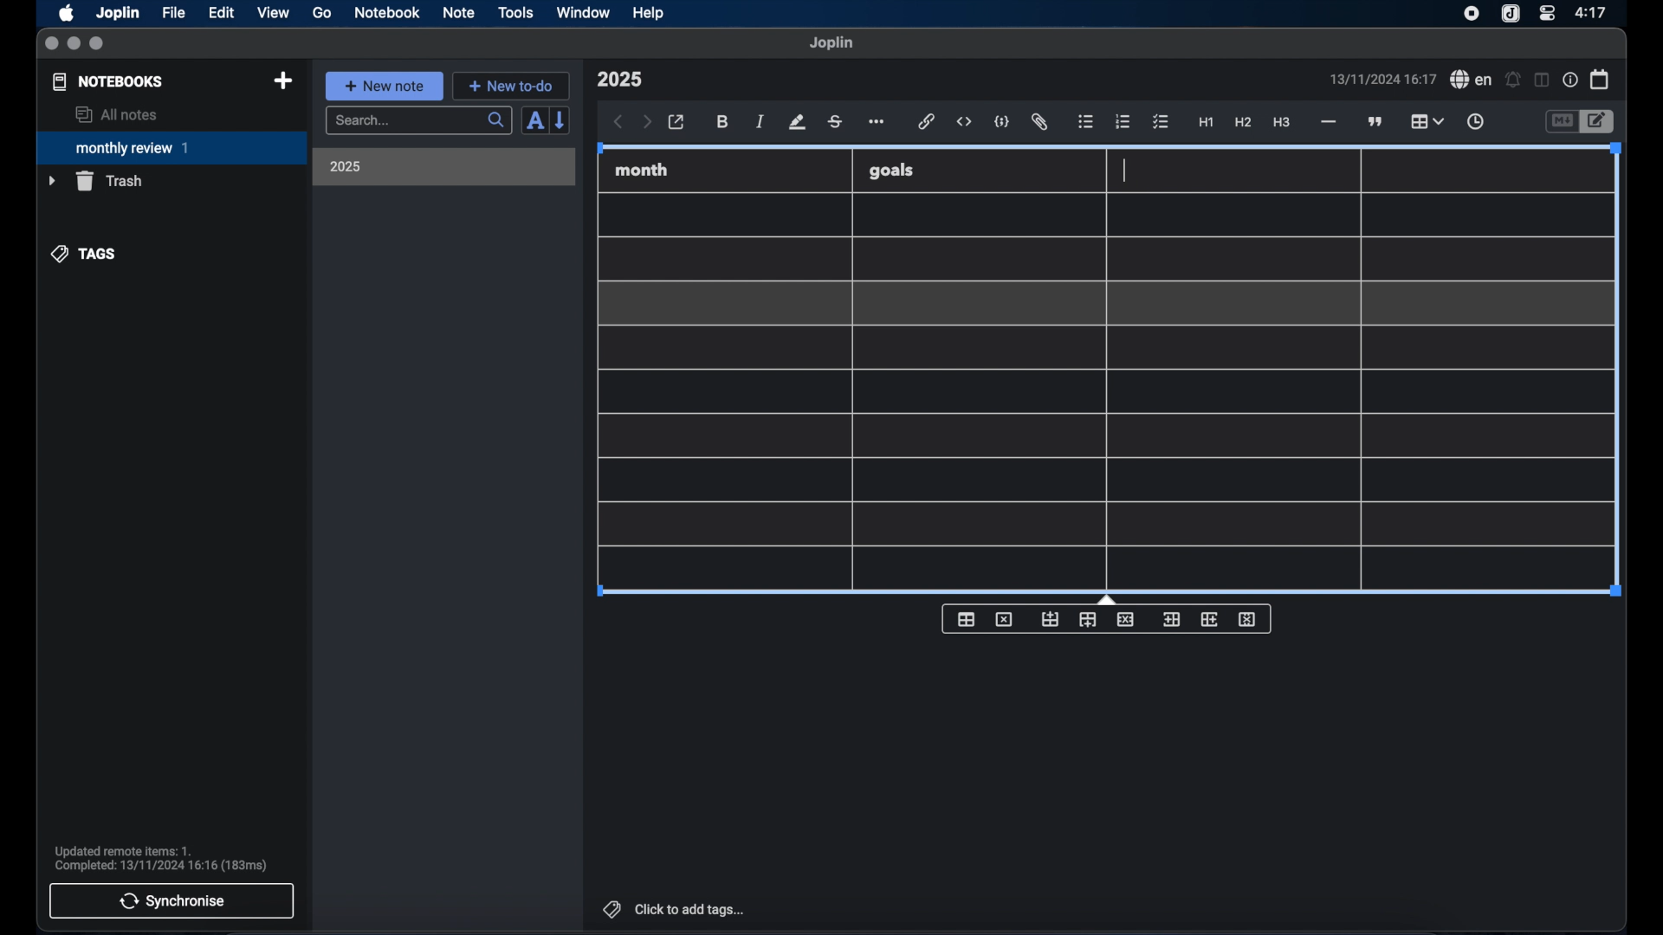 The image size is (1663, 935). I want to click on tags, so click(85, 254).